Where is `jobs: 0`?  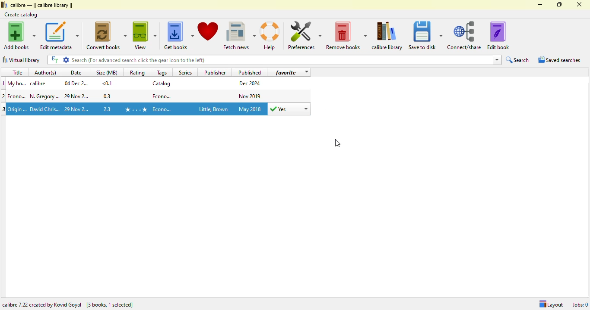 jobs: 0 is located at coordinates (580, 304).